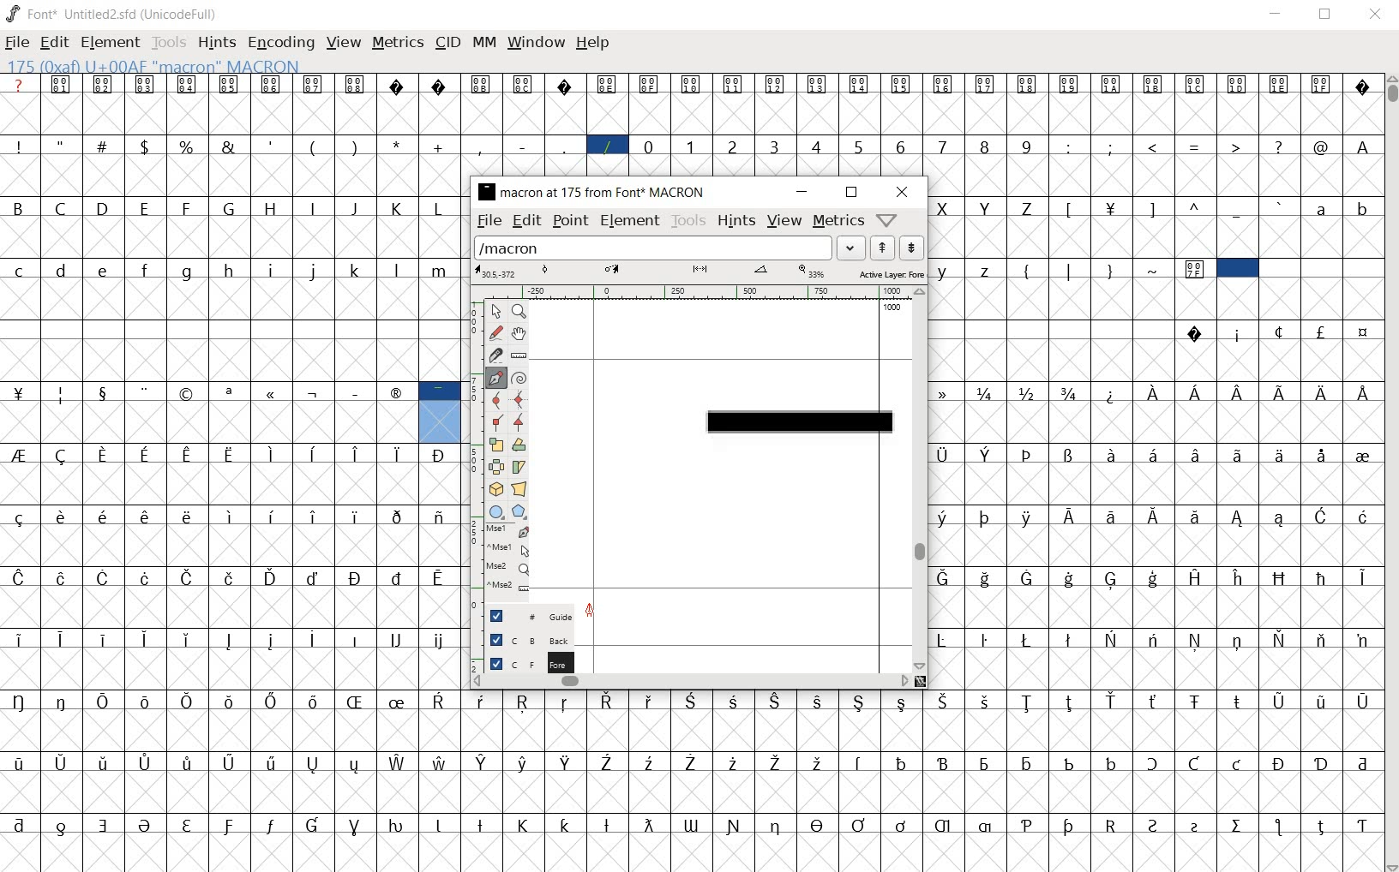 This screenshot has width=1399, height=872. Describe the element at coordinates (802, 421) in the screenshot. I see `over line glyph added` at that location.